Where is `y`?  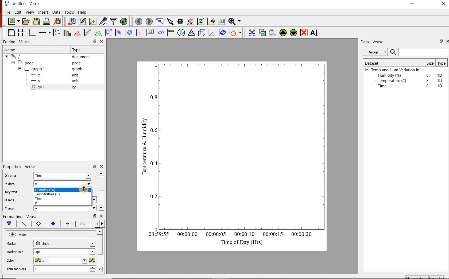 y is located at coordinates (44, 210).